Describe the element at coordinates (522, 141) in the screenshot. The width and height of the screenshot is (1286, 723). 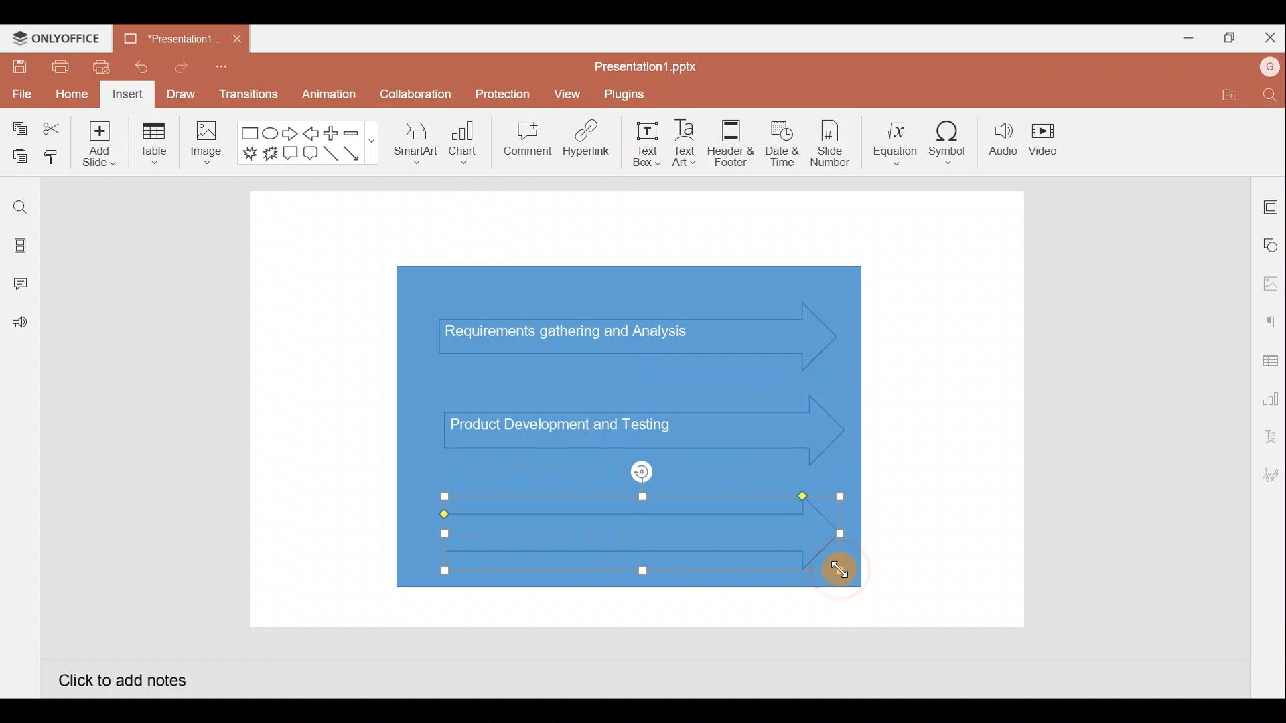
I see `Comment` at that location.